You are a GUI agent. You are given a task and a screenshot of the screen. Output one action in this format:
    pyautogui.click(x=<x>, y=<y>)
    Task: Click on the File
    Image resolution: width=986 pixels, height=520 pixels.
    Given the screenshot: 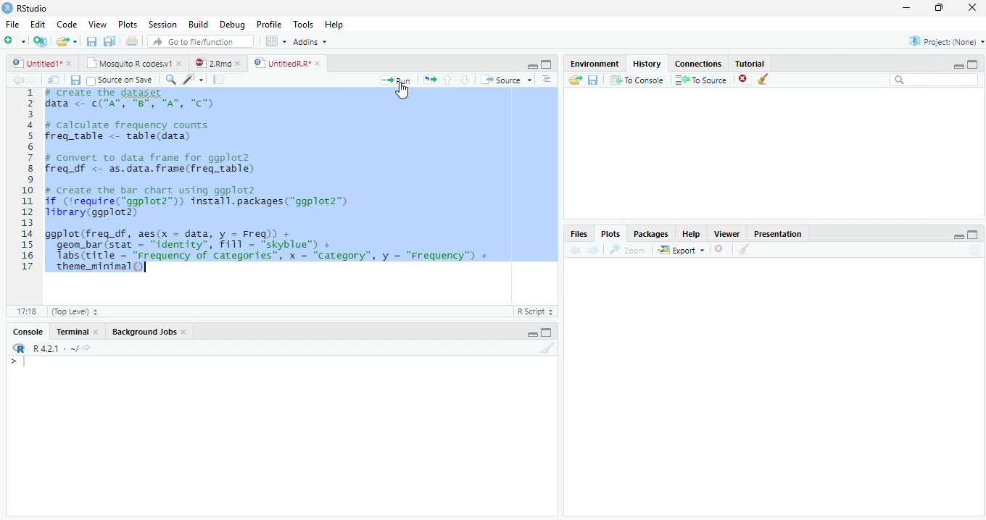 What is the action you would take?
    pyautogui.click(x=10, y=25)
    